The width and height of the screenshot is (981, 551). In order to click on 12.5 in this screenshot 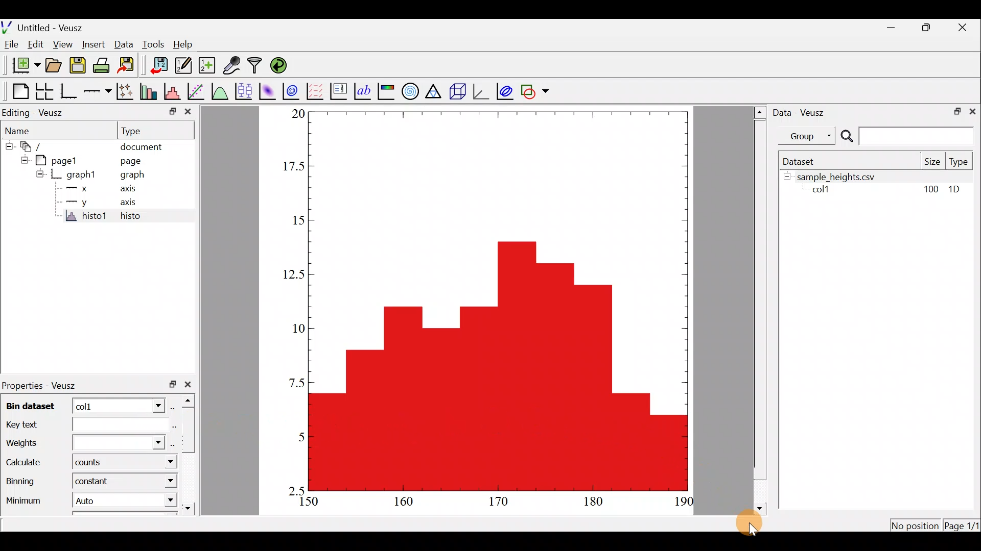, I will do `click(293, 274)`.